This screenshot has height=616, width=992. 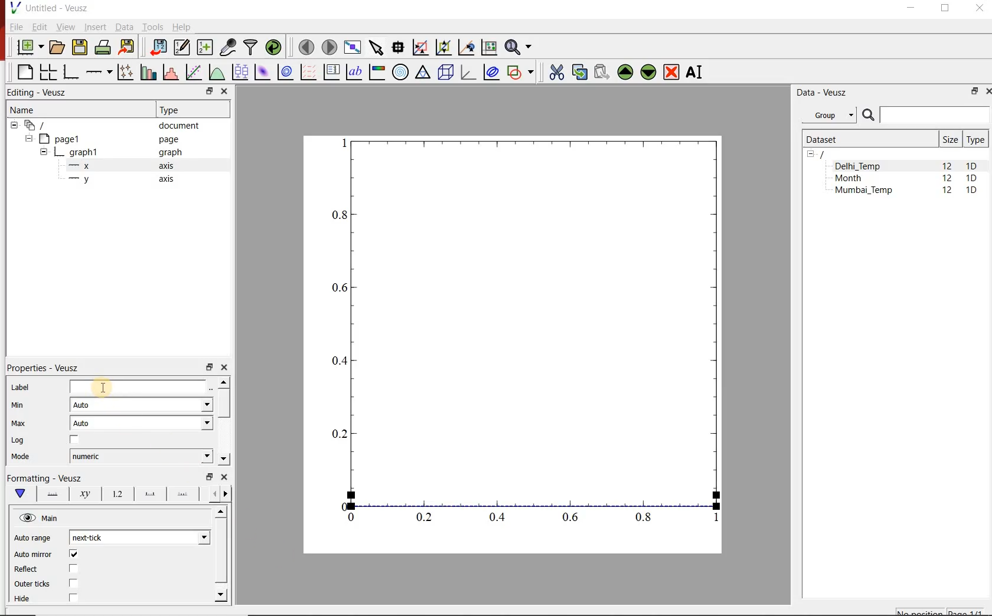 What do you see at coordinates (32, 585) in the screenshot?
I see `outer ticks` at bounding box center [32, 585].